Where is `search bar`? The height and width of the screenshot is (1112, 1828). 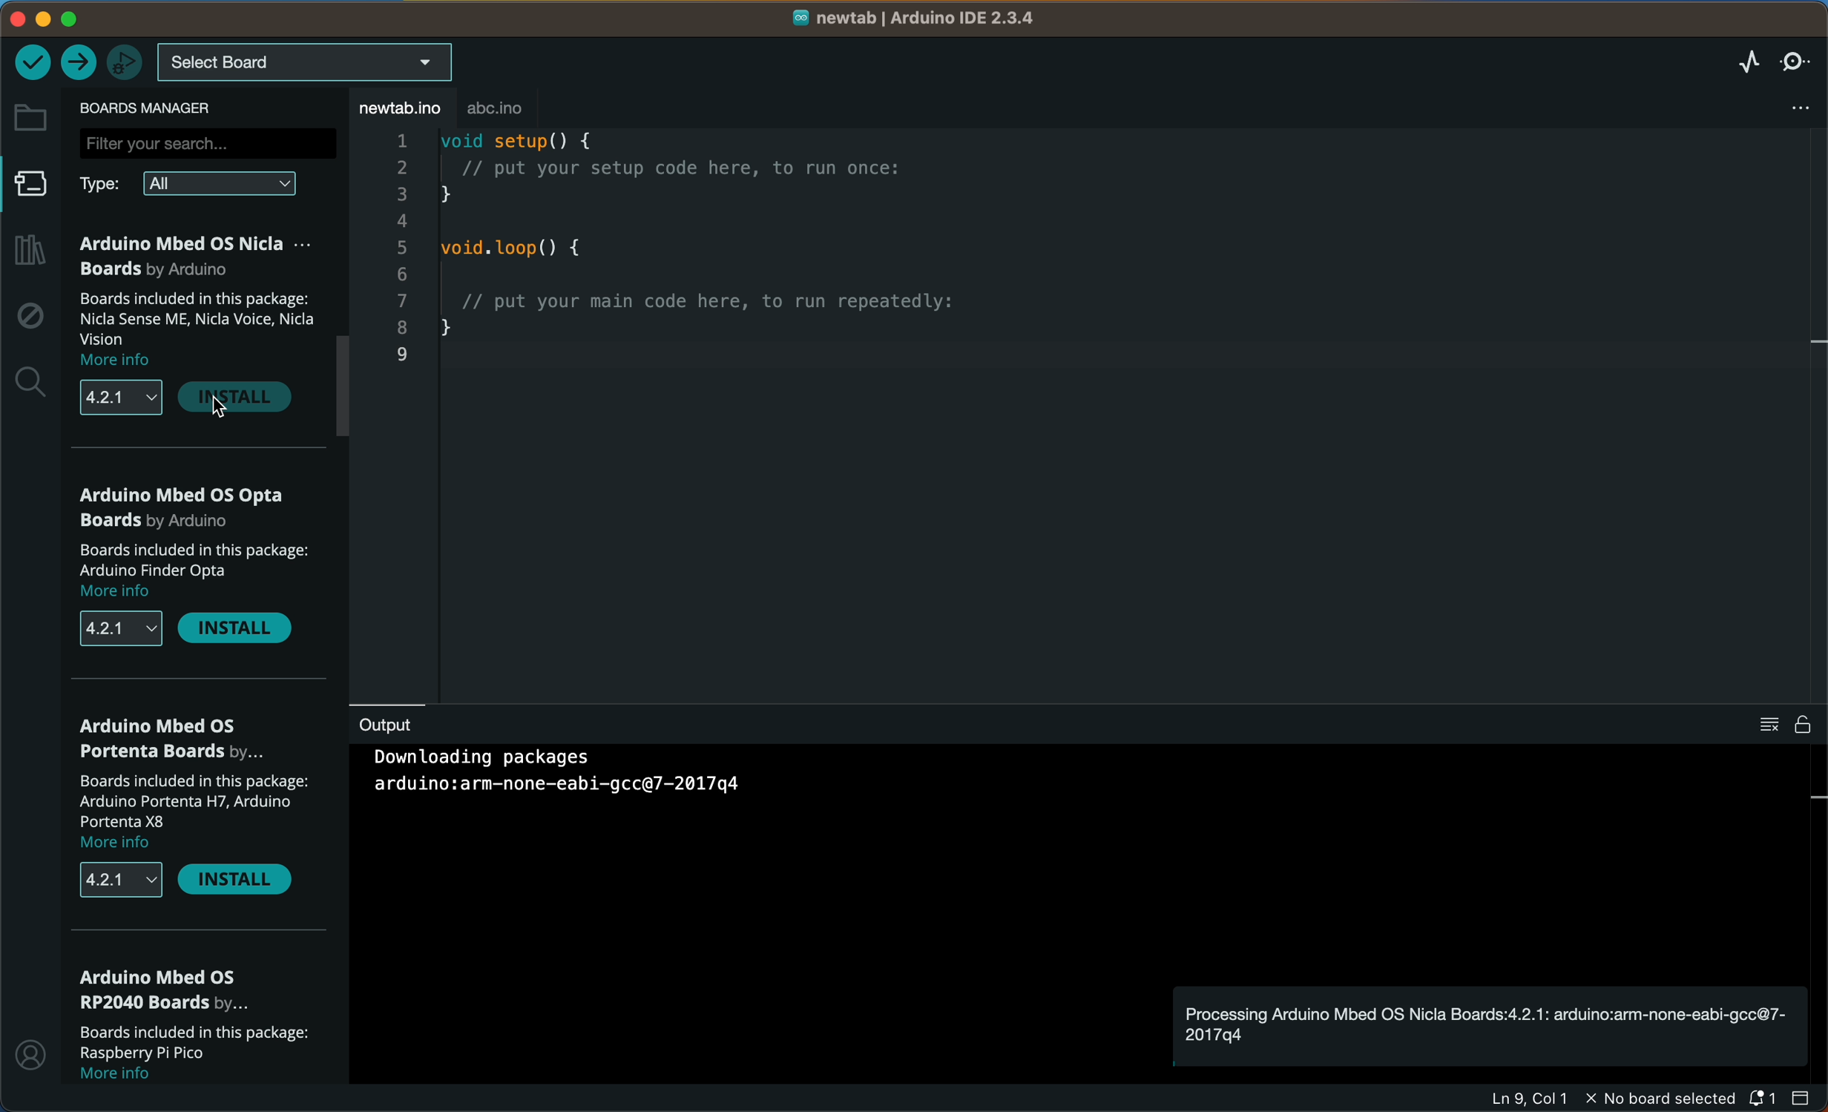
search bar is located at coordinates (208, 144).